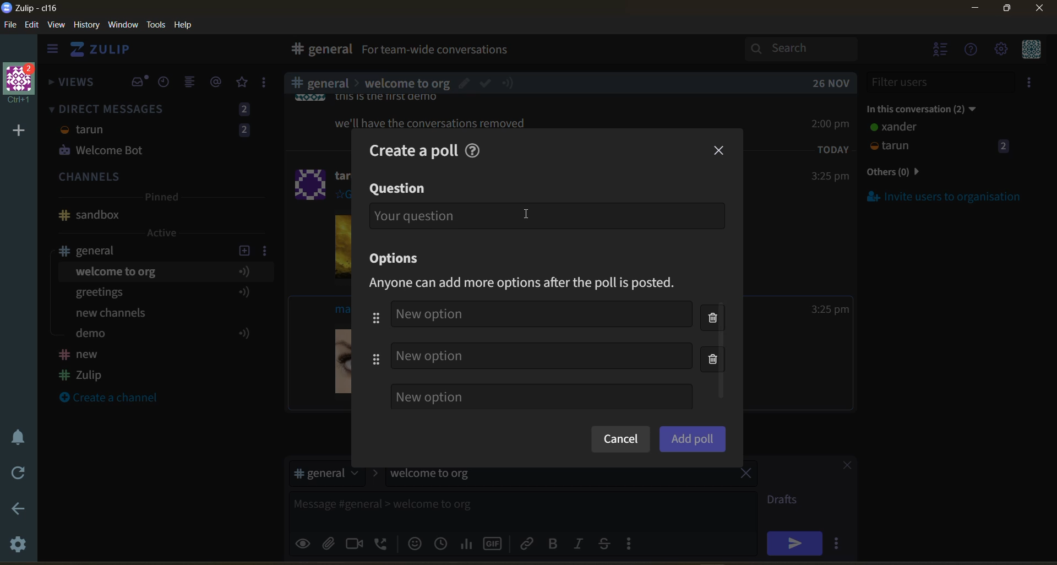 Image resolution: width=1057 pixels, height=565 pixels. What do you see at coordinates (829, 177) in the screenshot?
I see `3:25 pm` at bounding box center [829, 177].